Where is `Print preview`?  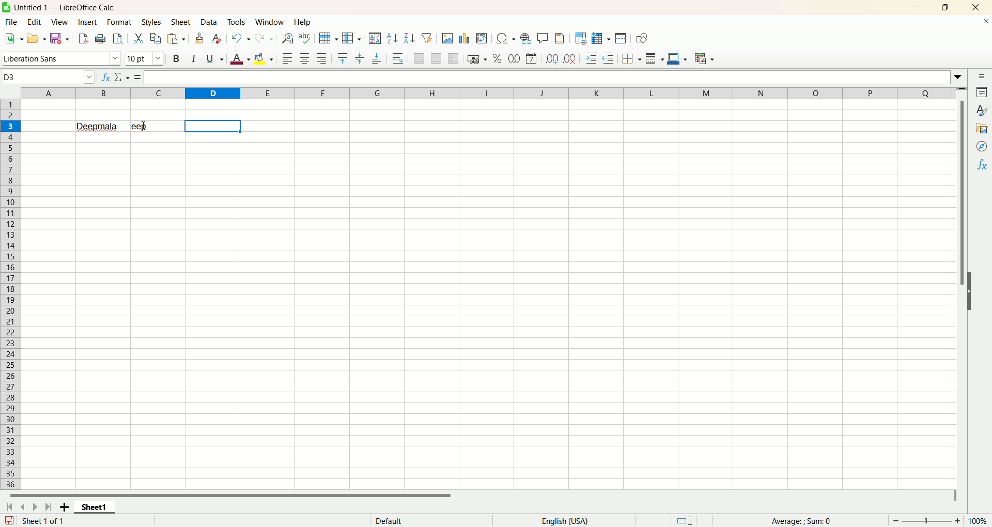
Print preview is located at coordinates (117, 39).